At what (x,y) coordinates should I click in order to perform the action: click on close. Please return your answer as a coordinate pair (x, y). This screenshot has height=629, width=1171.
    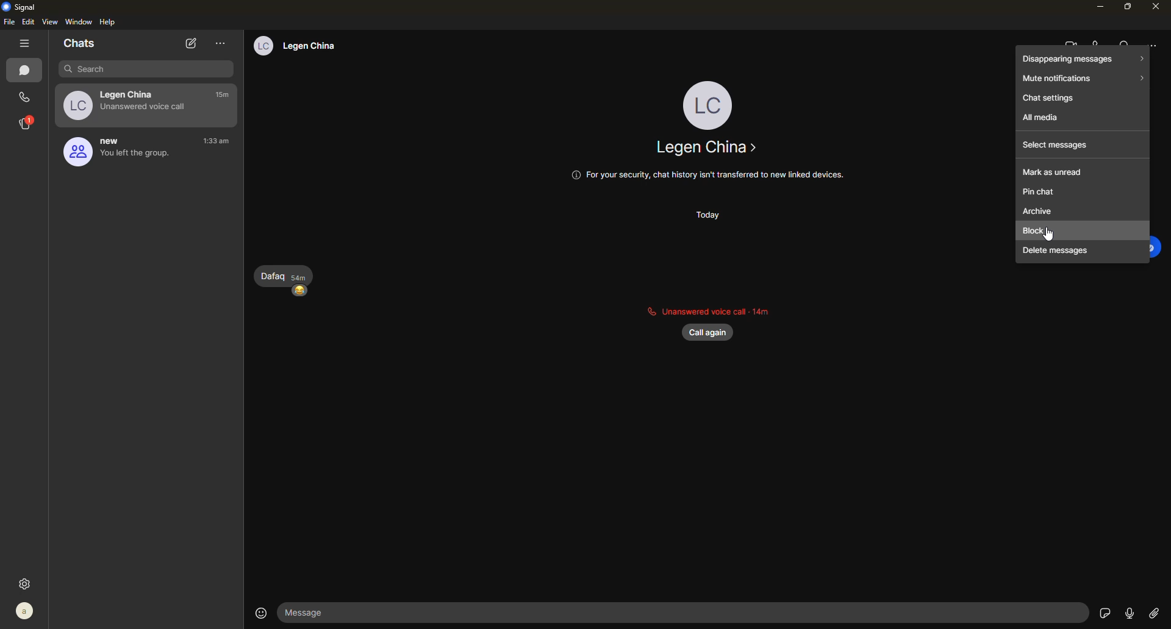
    Looking at the image, I should click on (1151, 6).